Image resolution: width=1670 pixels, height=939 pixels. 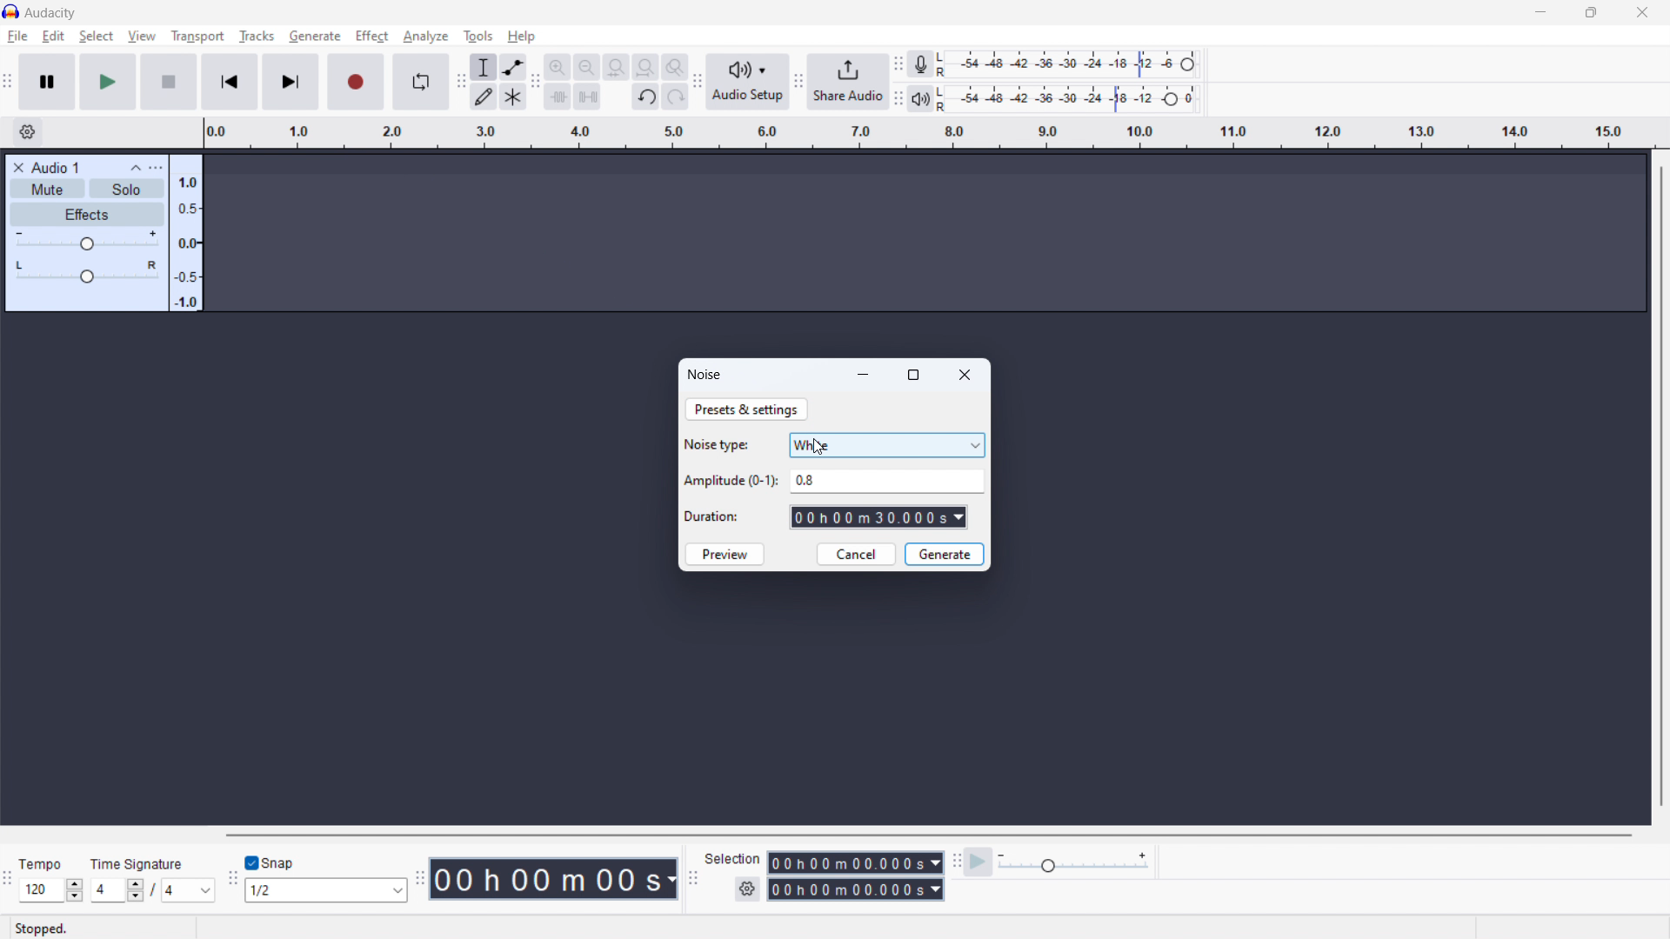 What do you see at coordinates (697, 81) in the screenshot?
I see `audio setup toolbar` at bounding box center [697, 81].